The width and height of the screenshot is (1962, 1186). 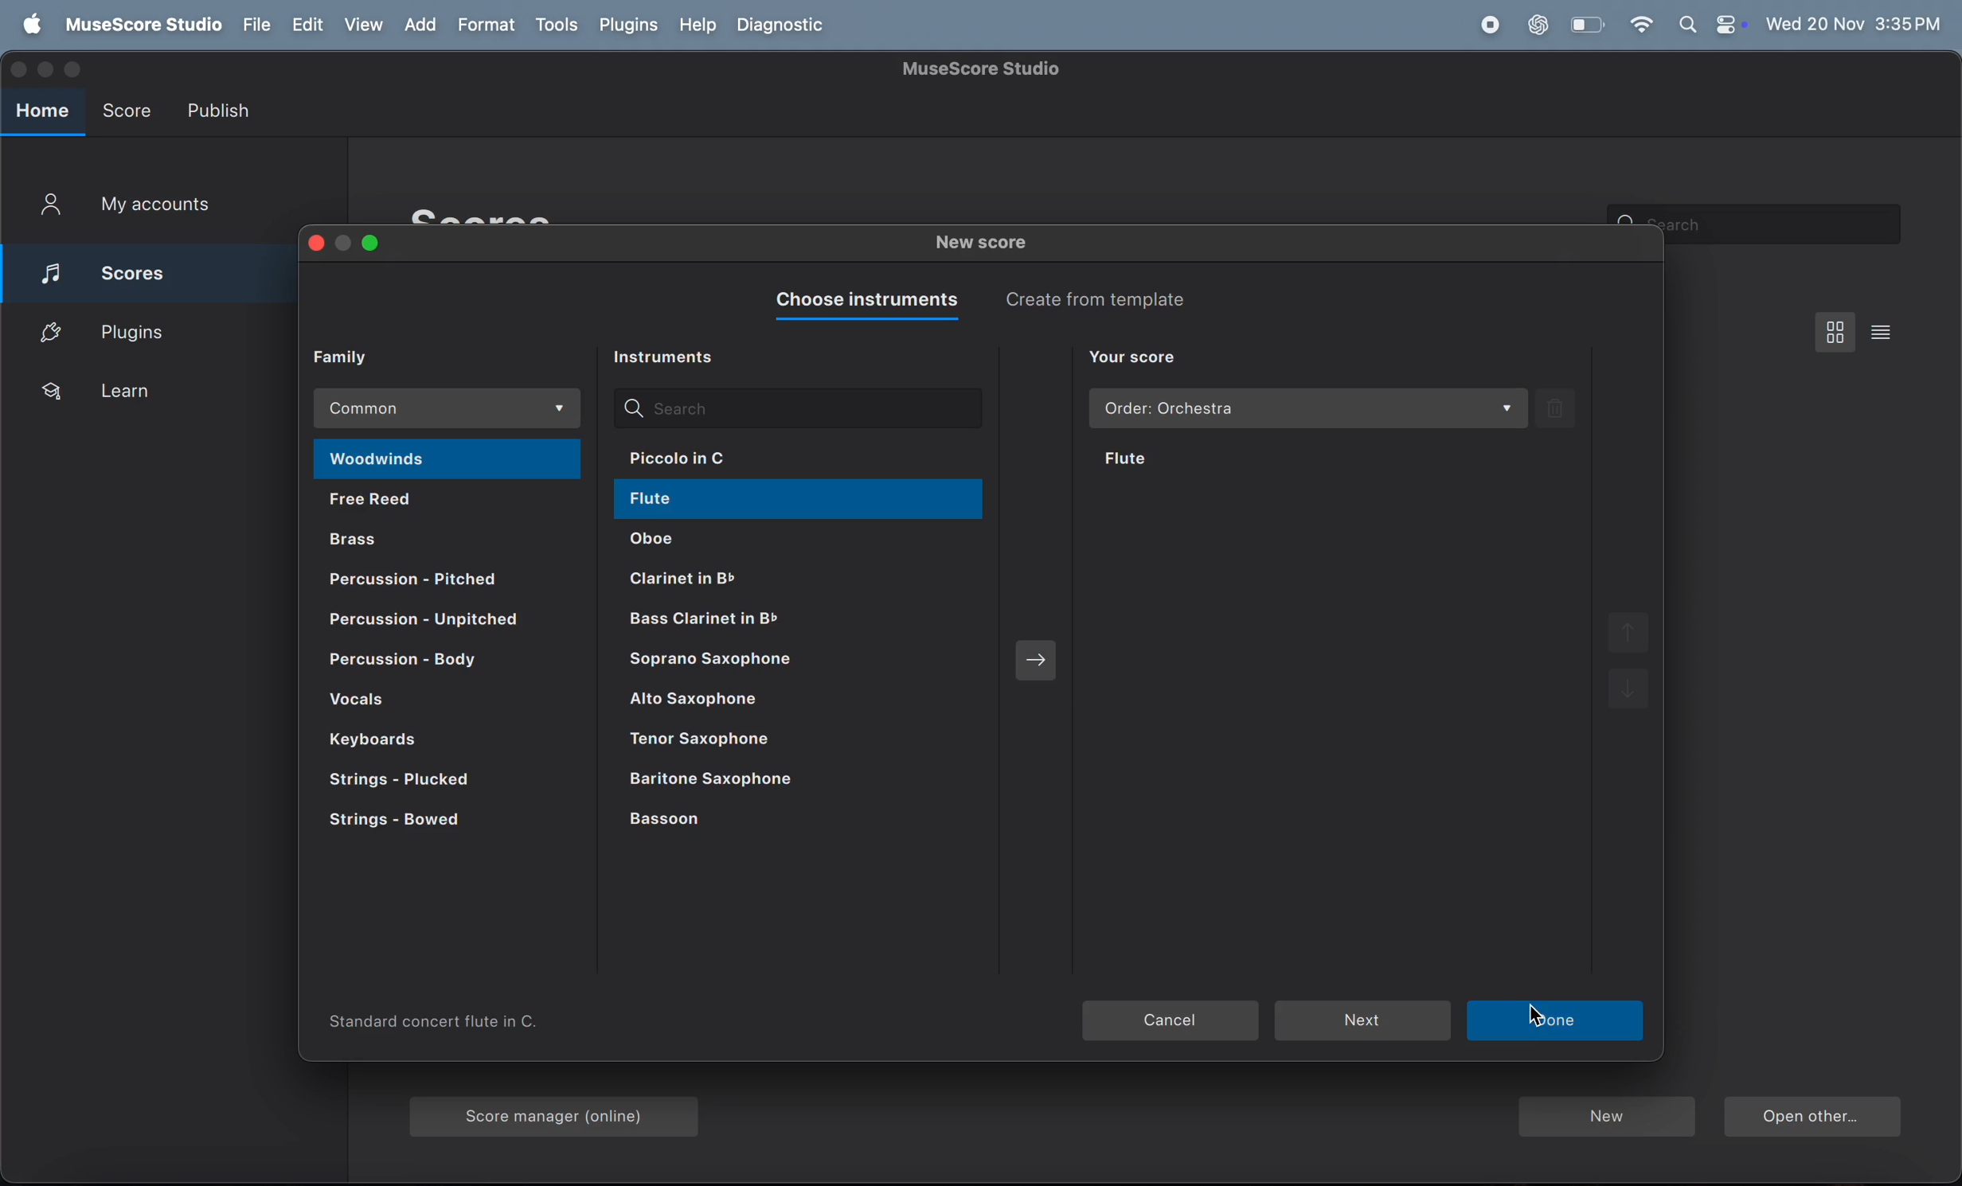 What do you see at coordinates (149, 392) in the screenshot?
I see `learn` at bounding box center [149, 392].